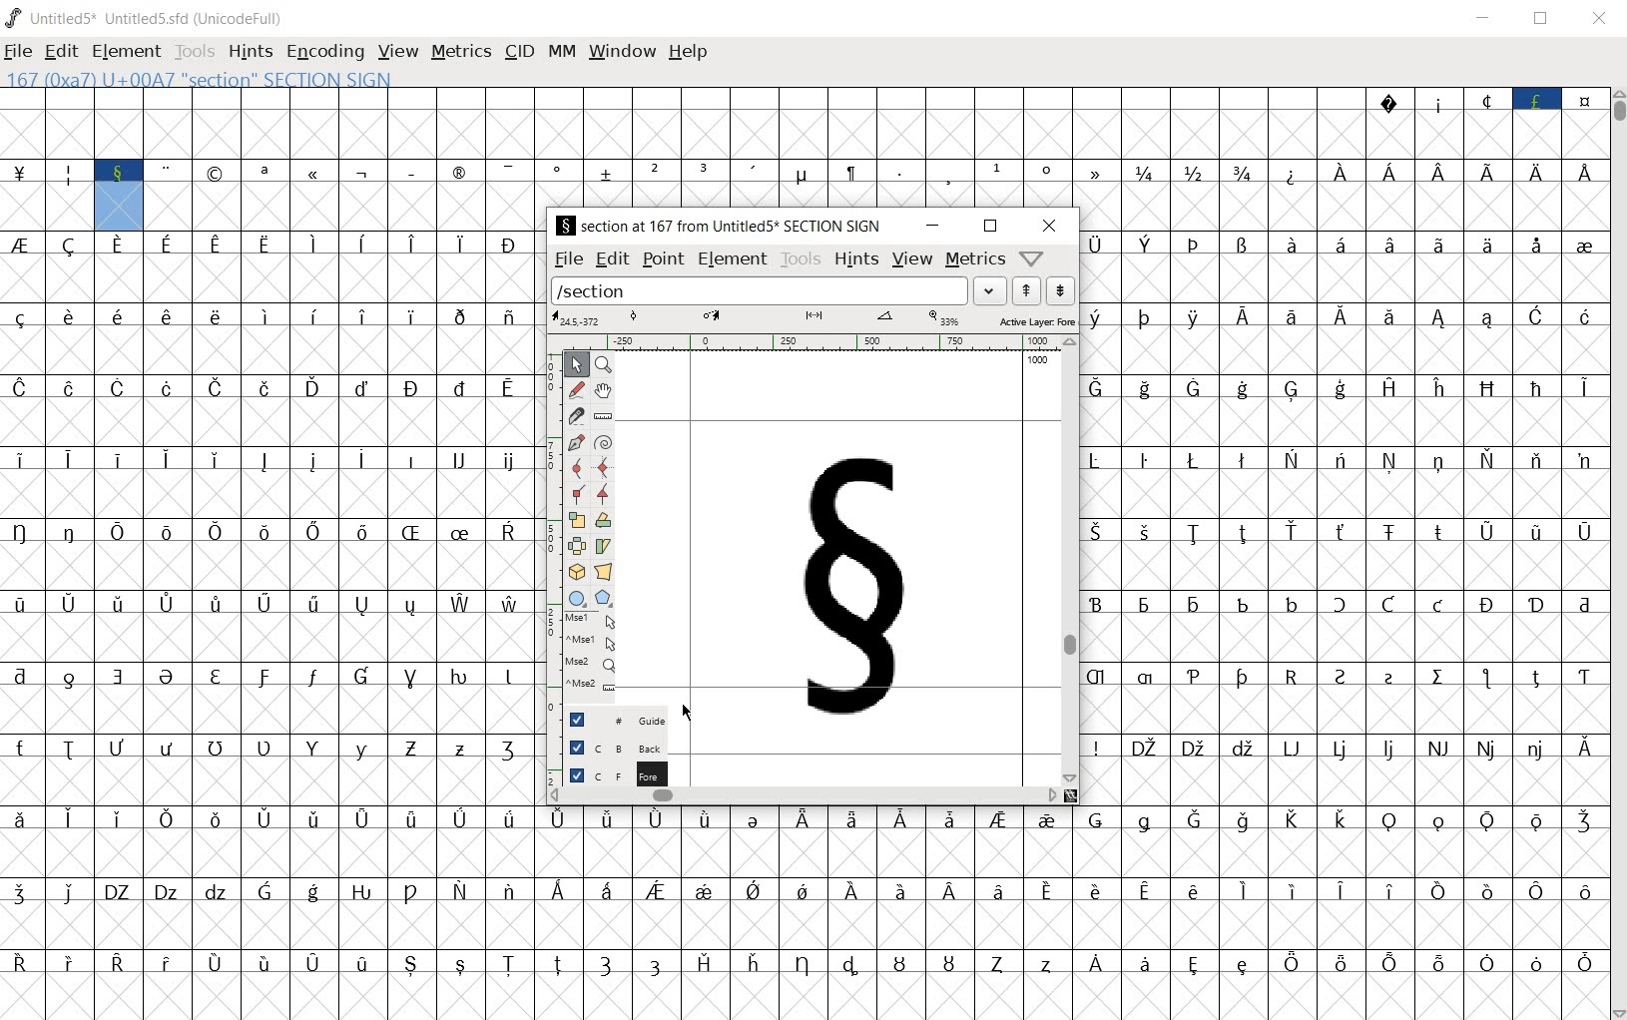  I want to click on special letters, so click(269, 317).